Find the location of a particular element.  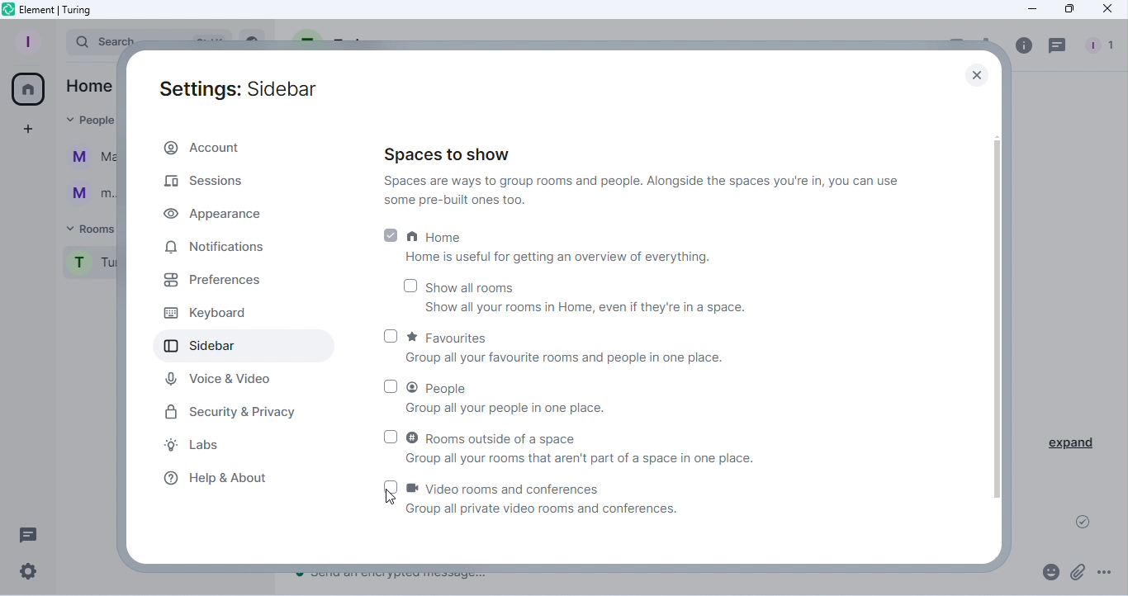

Room info is located at coordinates (1023, 48).